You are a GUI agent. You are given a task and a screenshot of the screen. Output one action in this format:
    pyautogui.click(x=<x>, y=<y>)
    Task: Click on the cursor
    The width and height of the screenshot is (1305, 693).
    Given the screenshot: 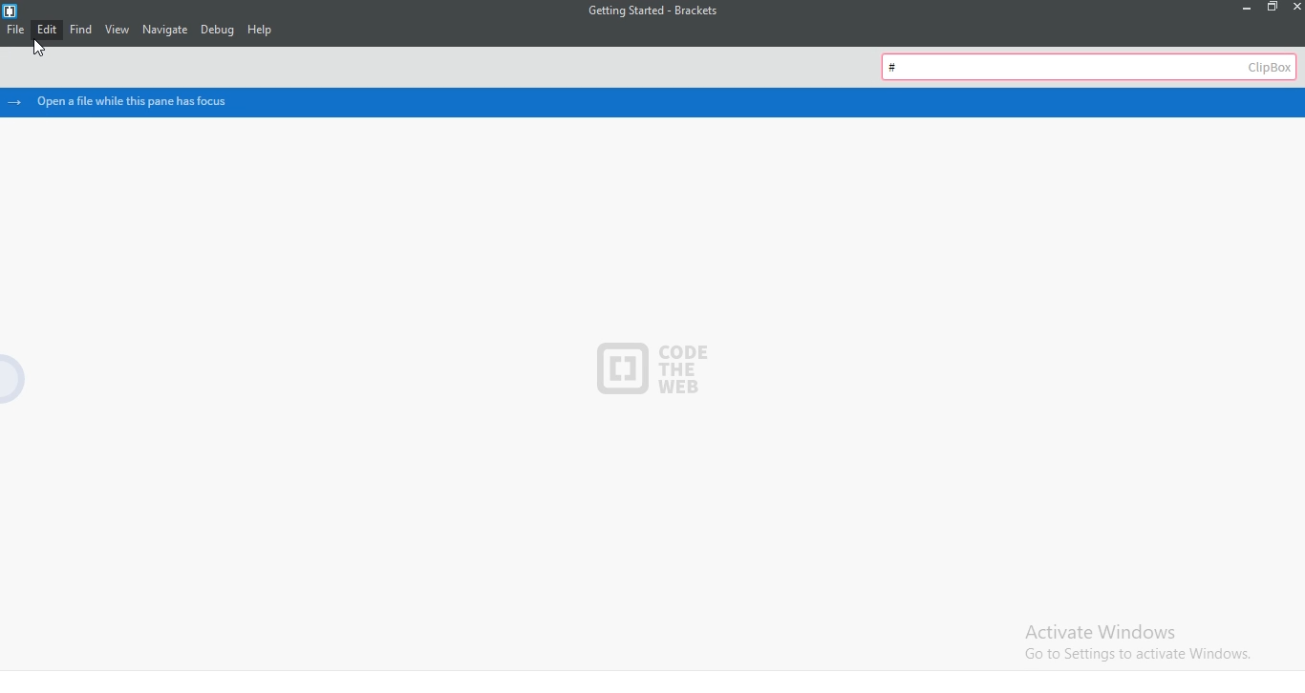 What is the action you would take?
    pyautogui.click(x=38, y=52)
    